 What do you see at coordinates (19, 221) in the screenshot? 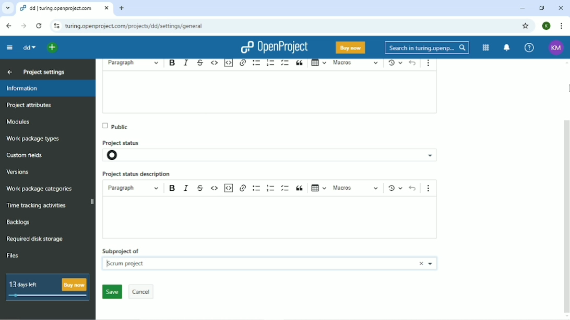
I see `Backlogs` at bounding box center [19, 221].